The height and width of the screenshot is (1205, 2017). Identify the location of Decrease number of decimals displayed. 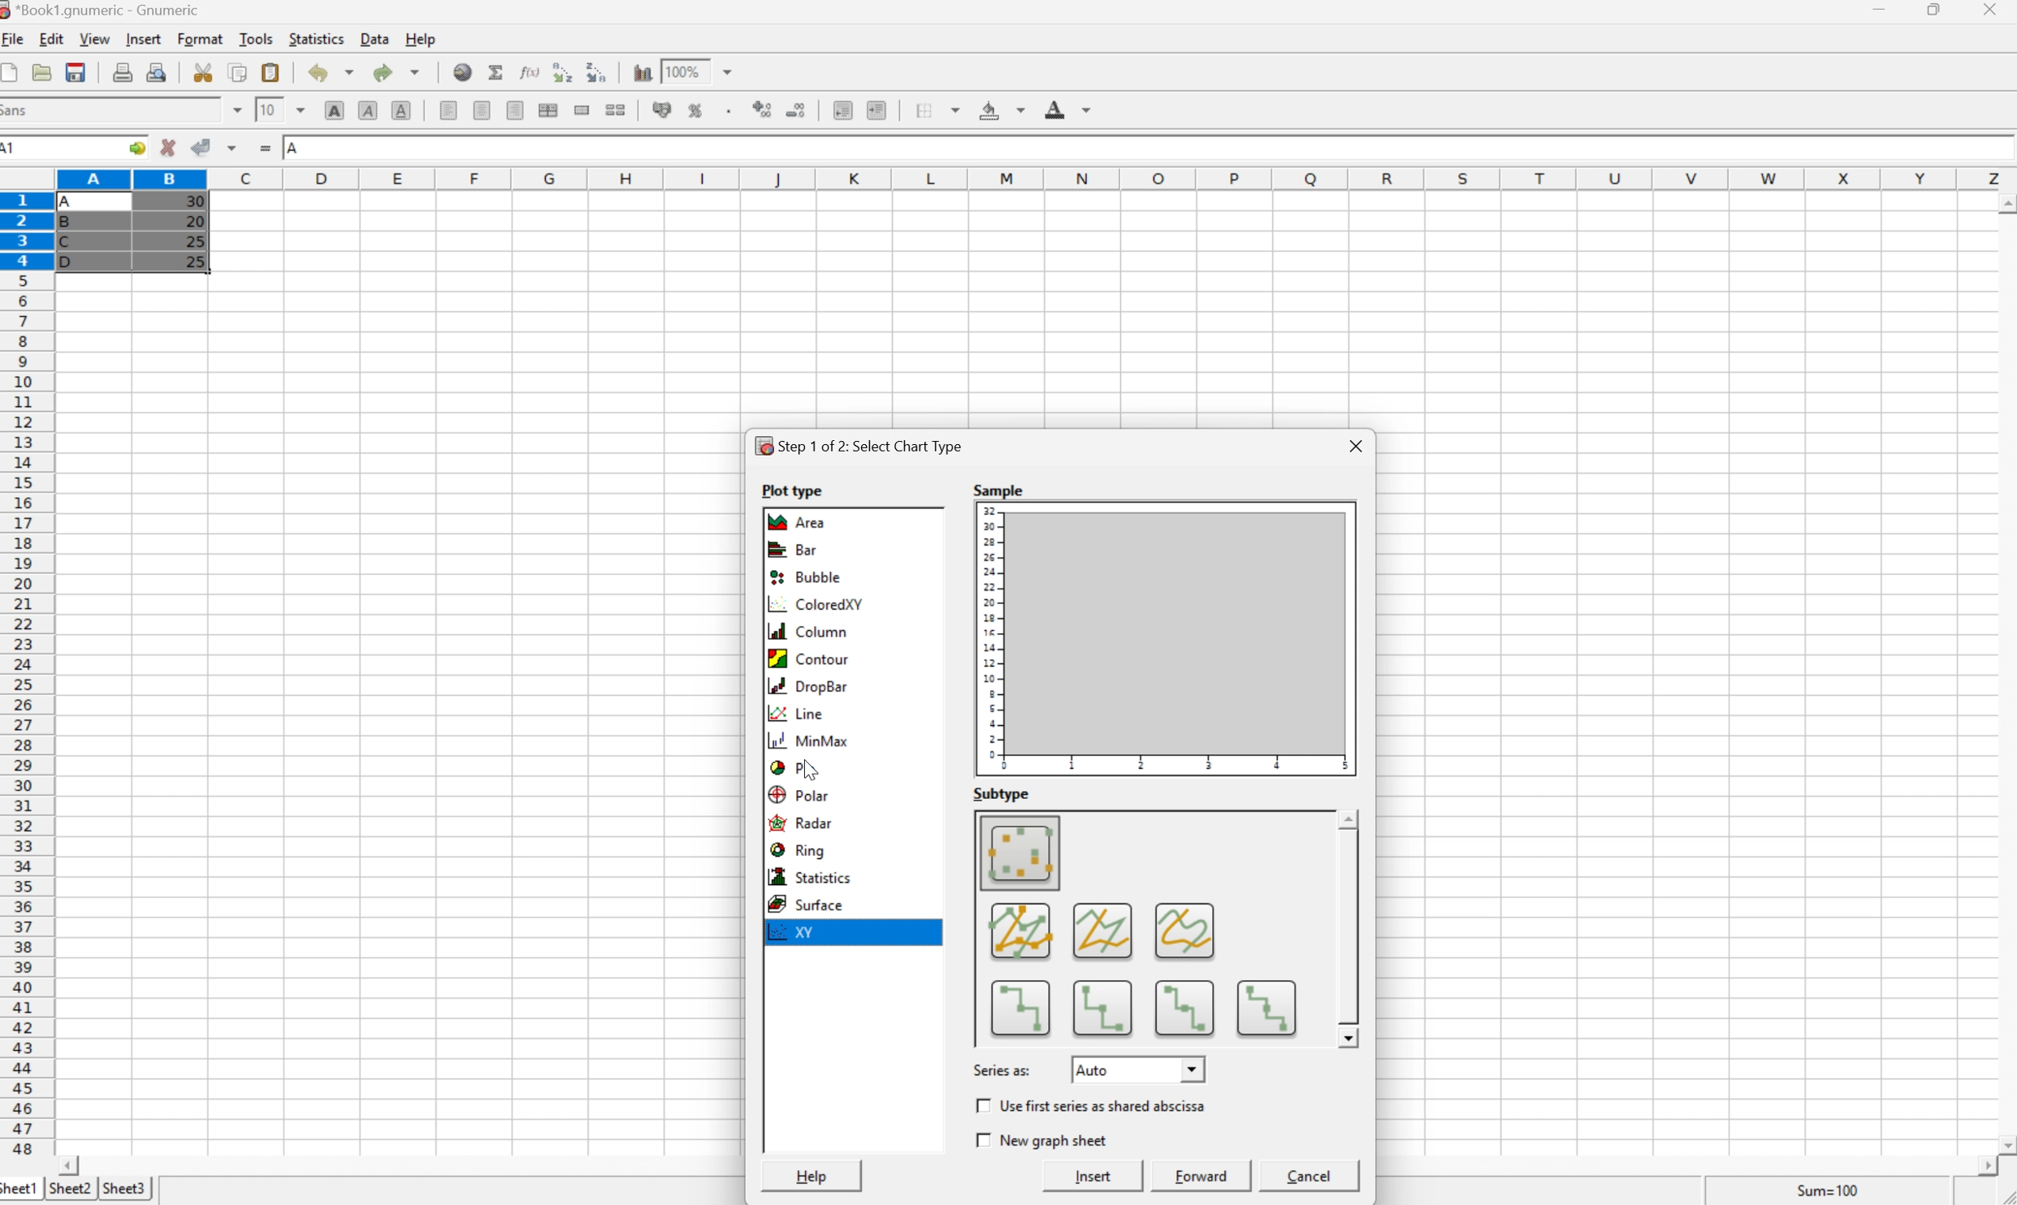
(799, 111).